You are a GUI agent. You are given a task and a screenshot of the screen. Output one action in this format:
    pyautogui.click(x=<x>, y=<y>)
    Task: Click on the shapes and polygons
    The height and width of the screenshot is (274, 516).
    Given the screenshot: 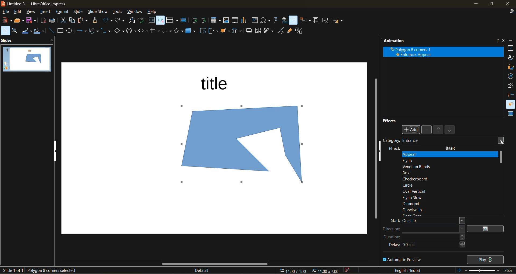 What is the action you would take?
    pyautogui.click(x=93, y=30)
    